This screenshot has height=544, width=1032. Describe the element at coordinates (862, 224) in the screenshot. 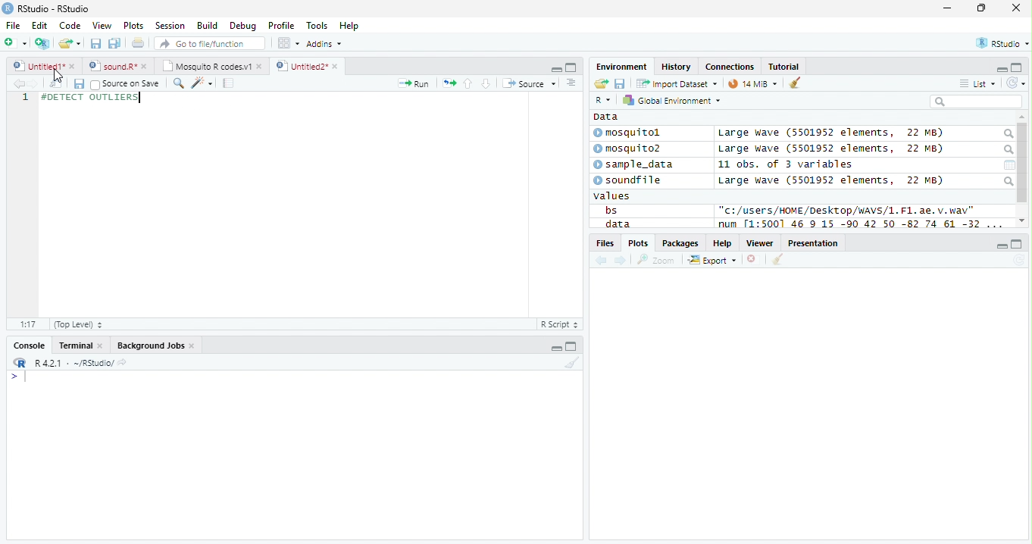

I see `num (1:5001 46 9 15 -90 42 50 -82 74 61 -32 ...` at that location.